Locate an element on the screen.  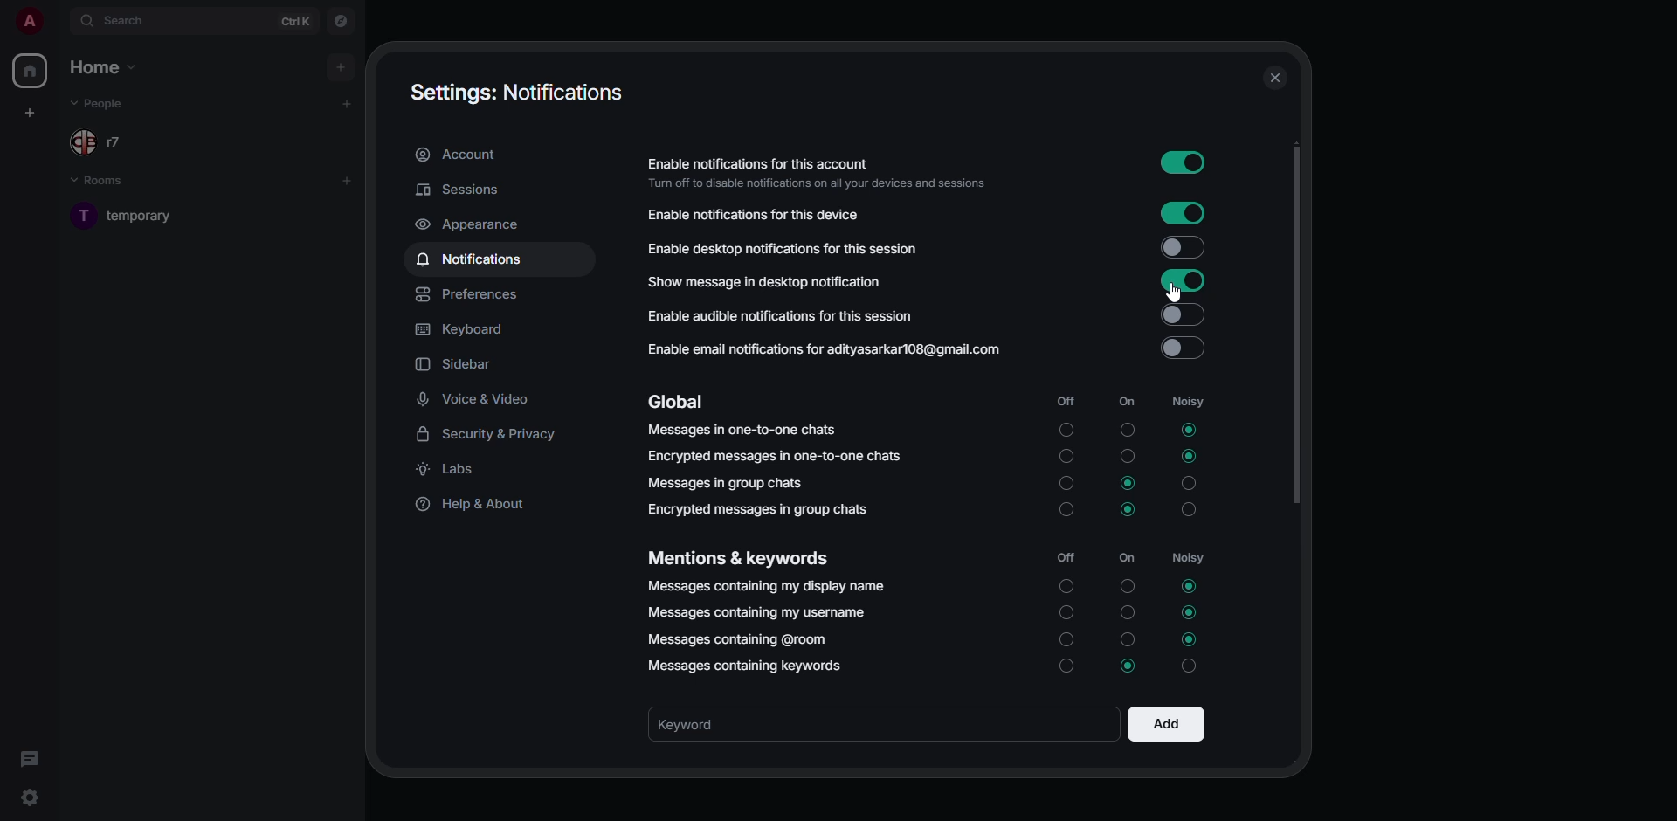
create space is located at coordinates (32, 114).